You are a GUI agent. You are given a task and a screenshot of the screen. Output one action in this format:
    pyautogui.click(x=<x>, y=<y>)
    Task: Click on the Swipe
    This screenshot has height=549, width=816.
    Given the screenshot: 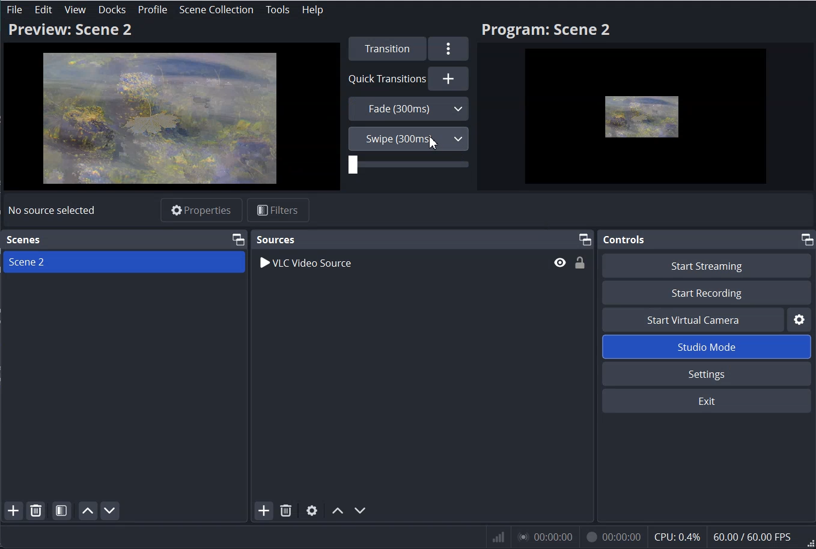 What is the action you would take?
    pyautogui.click(x=408, y=138)
    